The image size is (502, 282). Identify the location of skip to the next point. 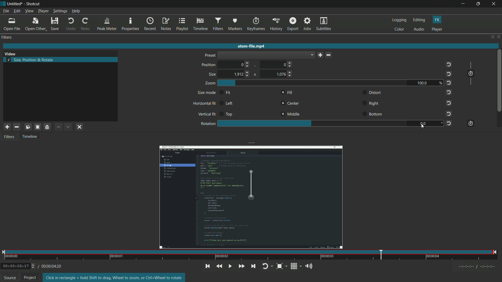
(253, 266).